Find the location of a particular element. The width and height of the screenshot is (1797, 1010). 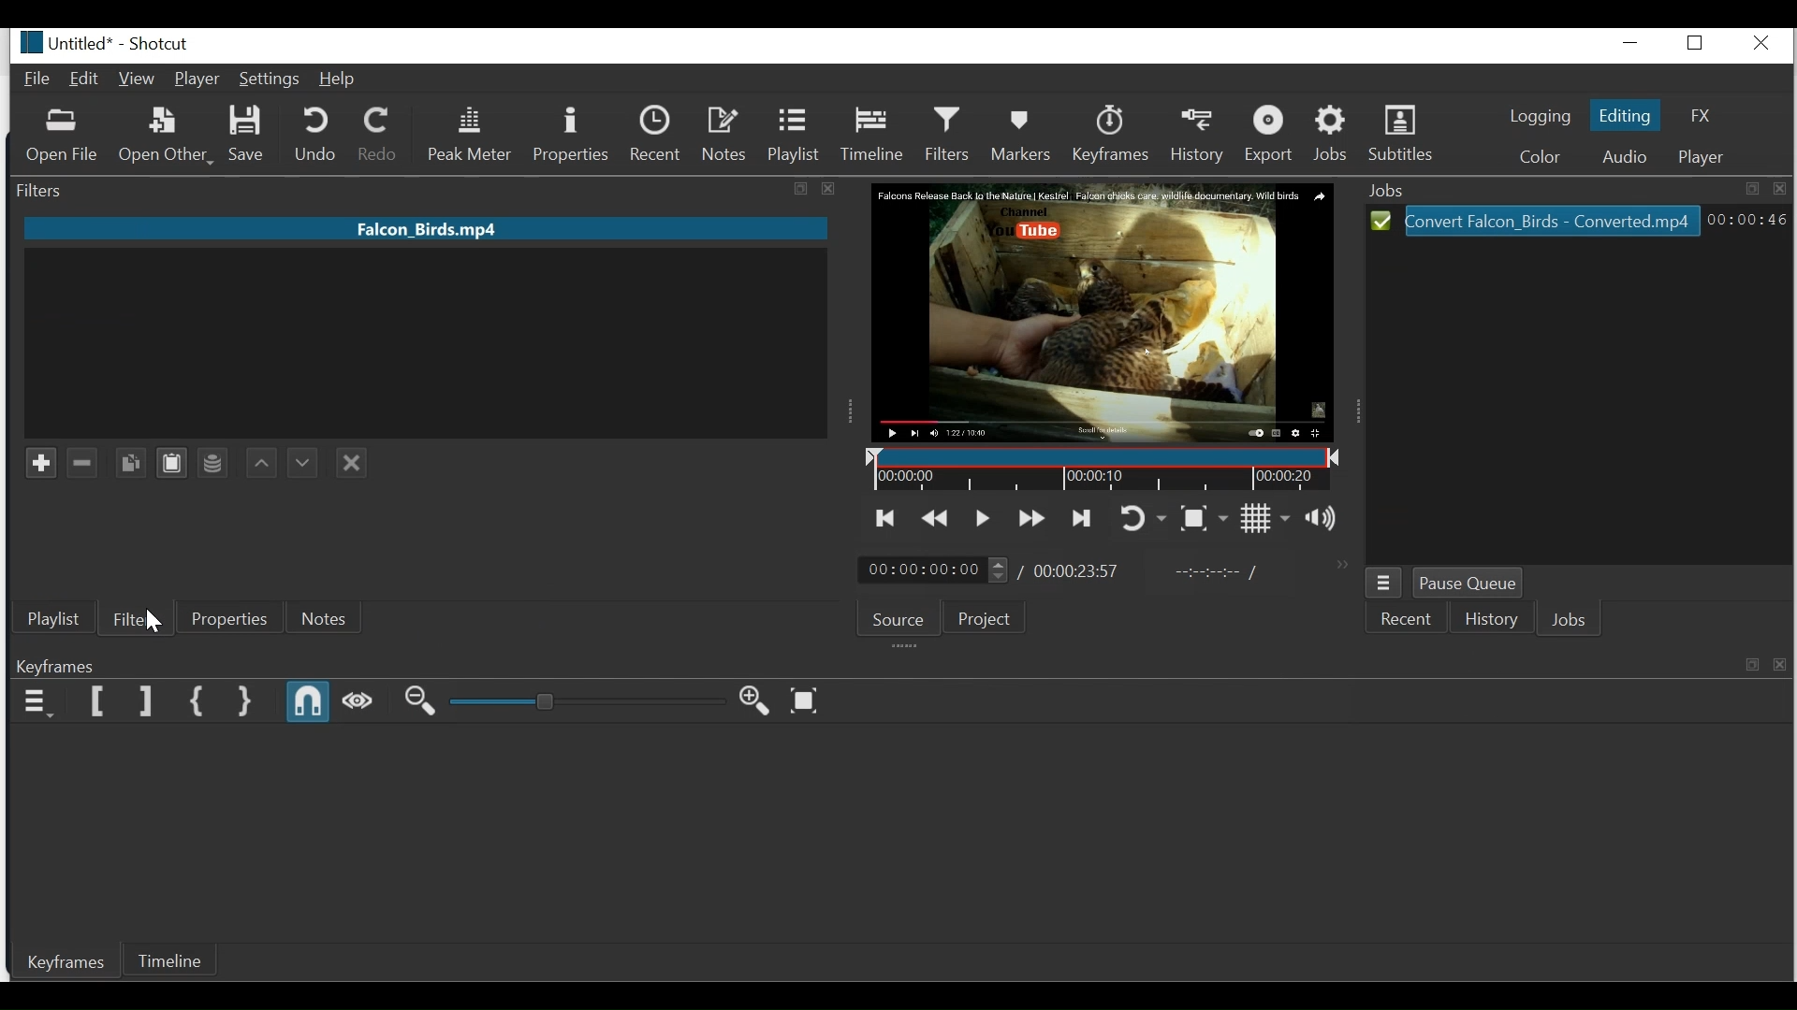

Falcon Release Back to the Nature | Kestrel. Falcon chicks care wildlife documentary. Wild Birds. Channel. You tube(Media viewer) is located at coordinates (1102, 312).